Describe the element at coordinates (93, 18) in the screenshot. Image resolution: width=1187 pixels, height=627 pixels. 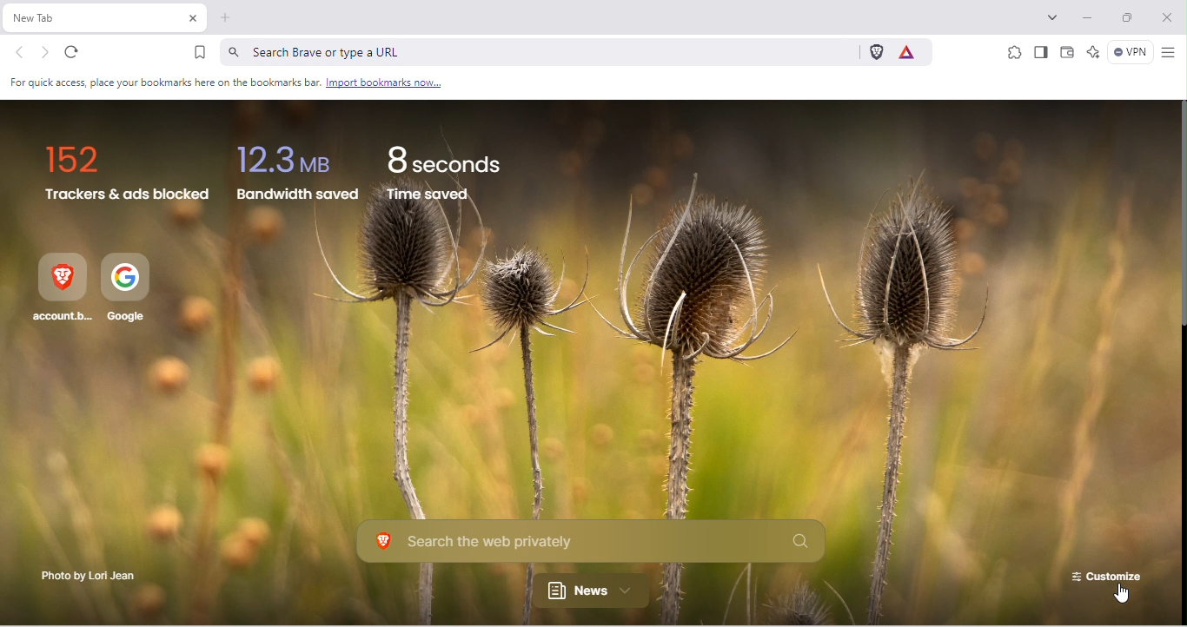
I see `New tab` at that location.